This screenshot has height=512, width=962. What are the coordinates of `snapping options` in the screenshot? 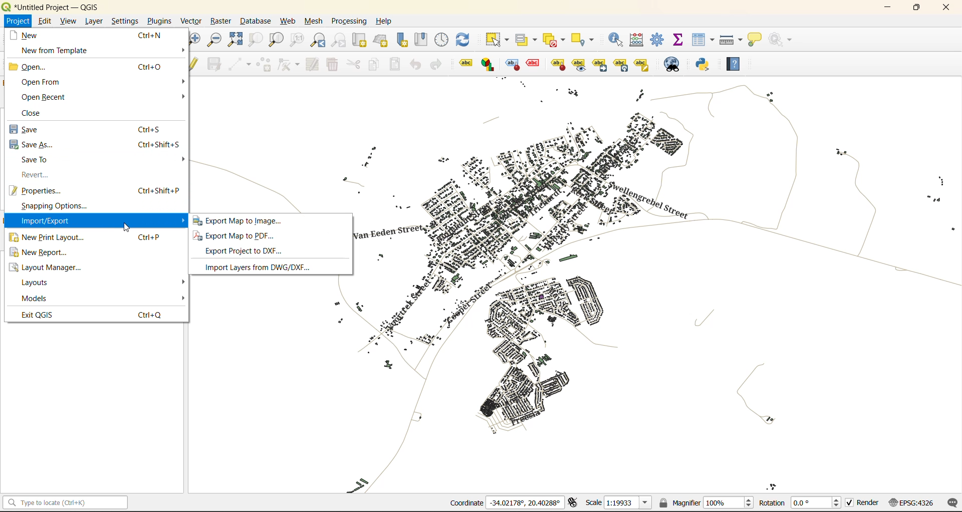 It's located at (53, 206).